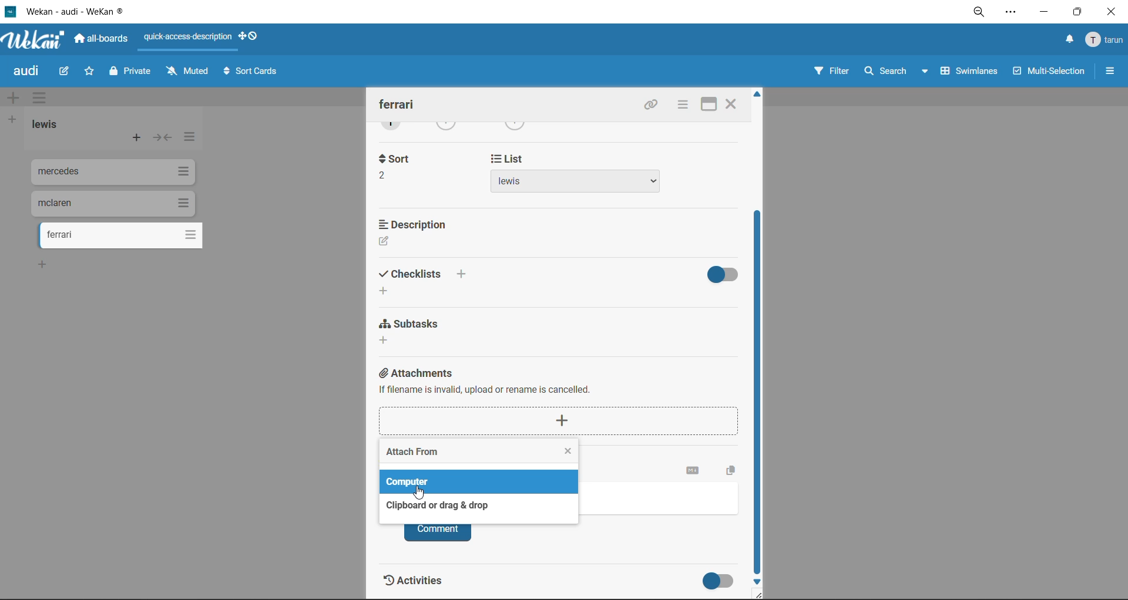  What do you see at coordinates (90, 10) in the screenshot?
I see `app title` at bounding box center [90, 10].